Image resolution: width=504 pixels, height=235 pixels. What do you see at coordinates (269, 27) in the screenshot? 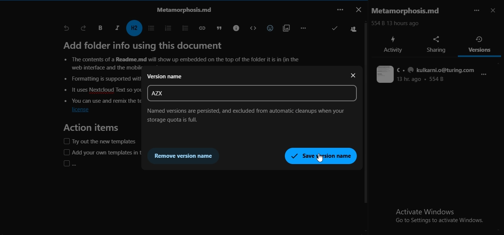
I see `insert emoji` at bounding box center [269, 27].